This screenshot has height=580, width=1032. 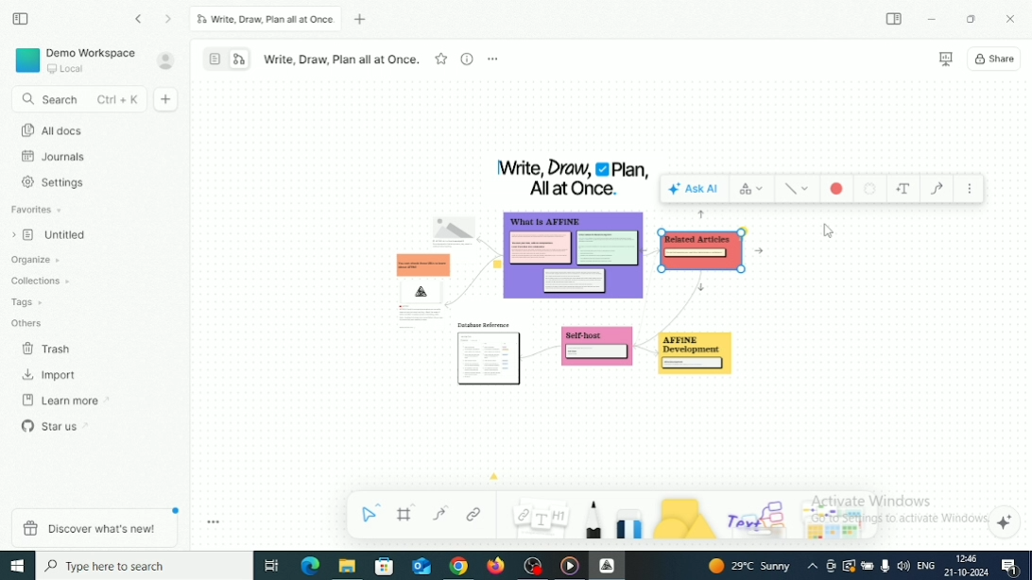 I want to click on Microsoft Edge, so click(x=310, y=565).